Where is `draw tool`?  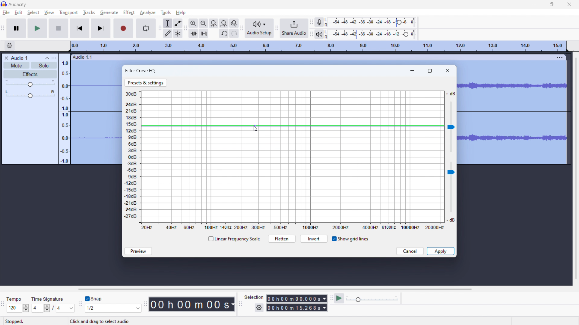 draw tool is located at coordinates (168, 33).